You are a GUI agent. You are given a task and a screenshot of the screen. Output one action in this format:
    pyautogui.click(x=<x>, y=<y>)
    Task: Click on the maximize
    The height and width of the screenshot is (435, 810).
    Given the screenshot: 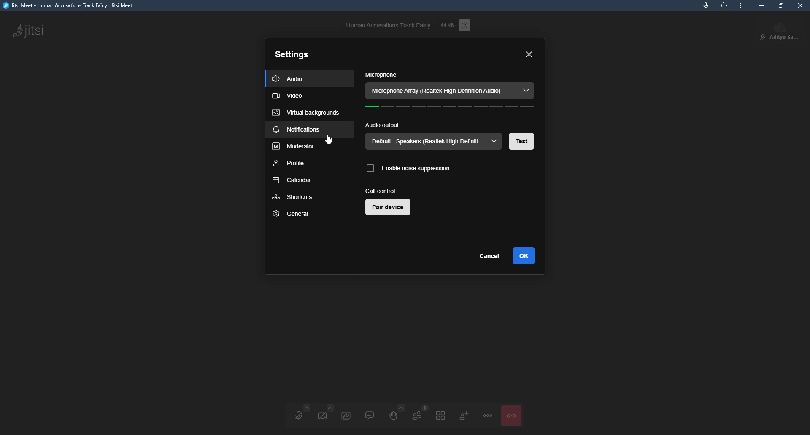 What is the action you would take?
    pyautogui.click(x=781, y=5)
    